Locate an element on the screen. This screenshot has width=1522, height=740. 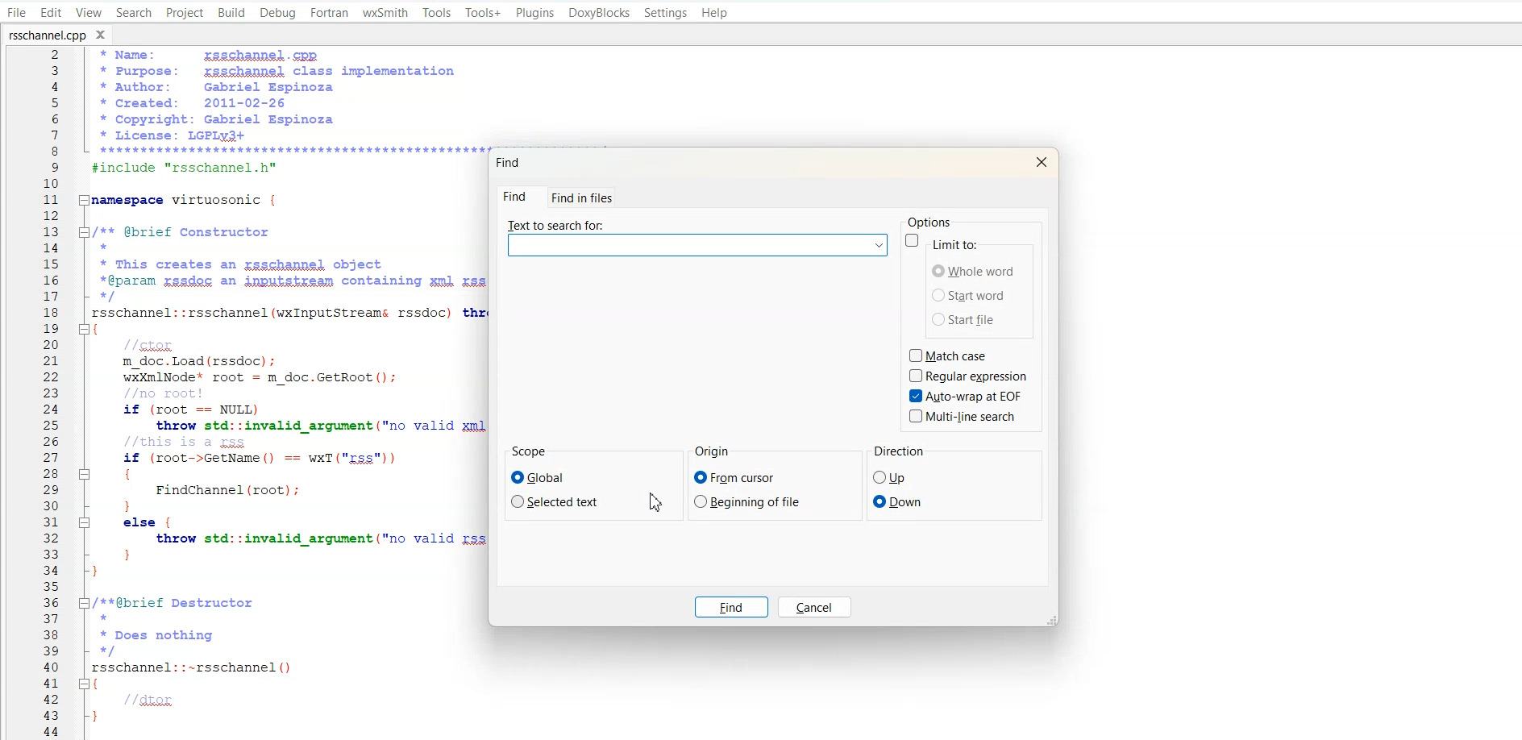
File is located at coordinates (17, 12).